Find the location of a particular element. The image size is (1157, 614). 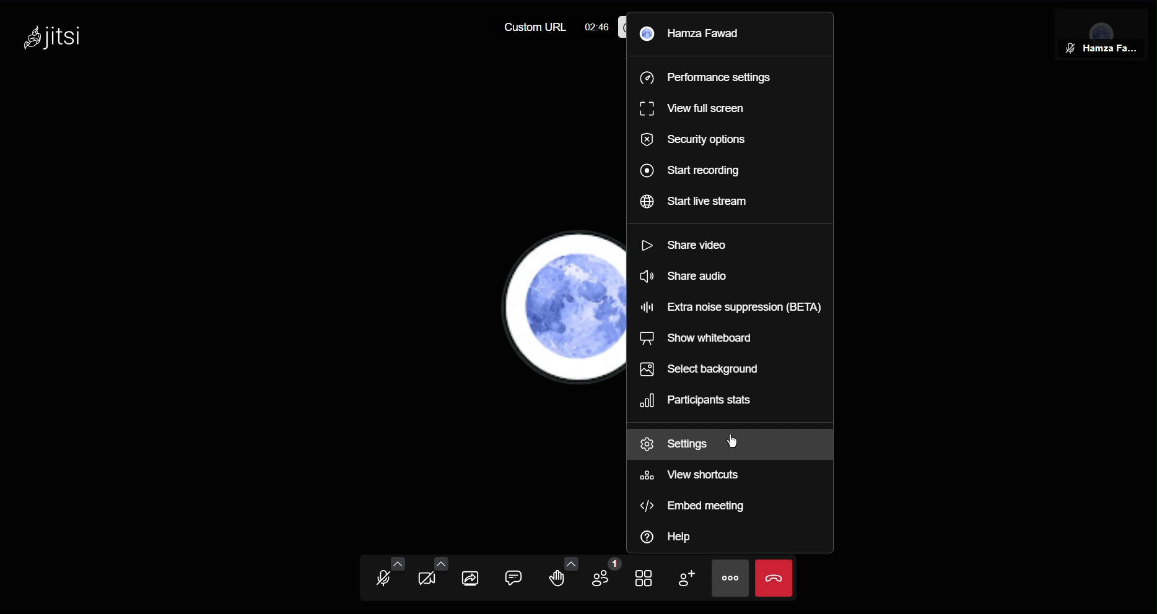

Show whiteboard is located at coordinates (704, 338).